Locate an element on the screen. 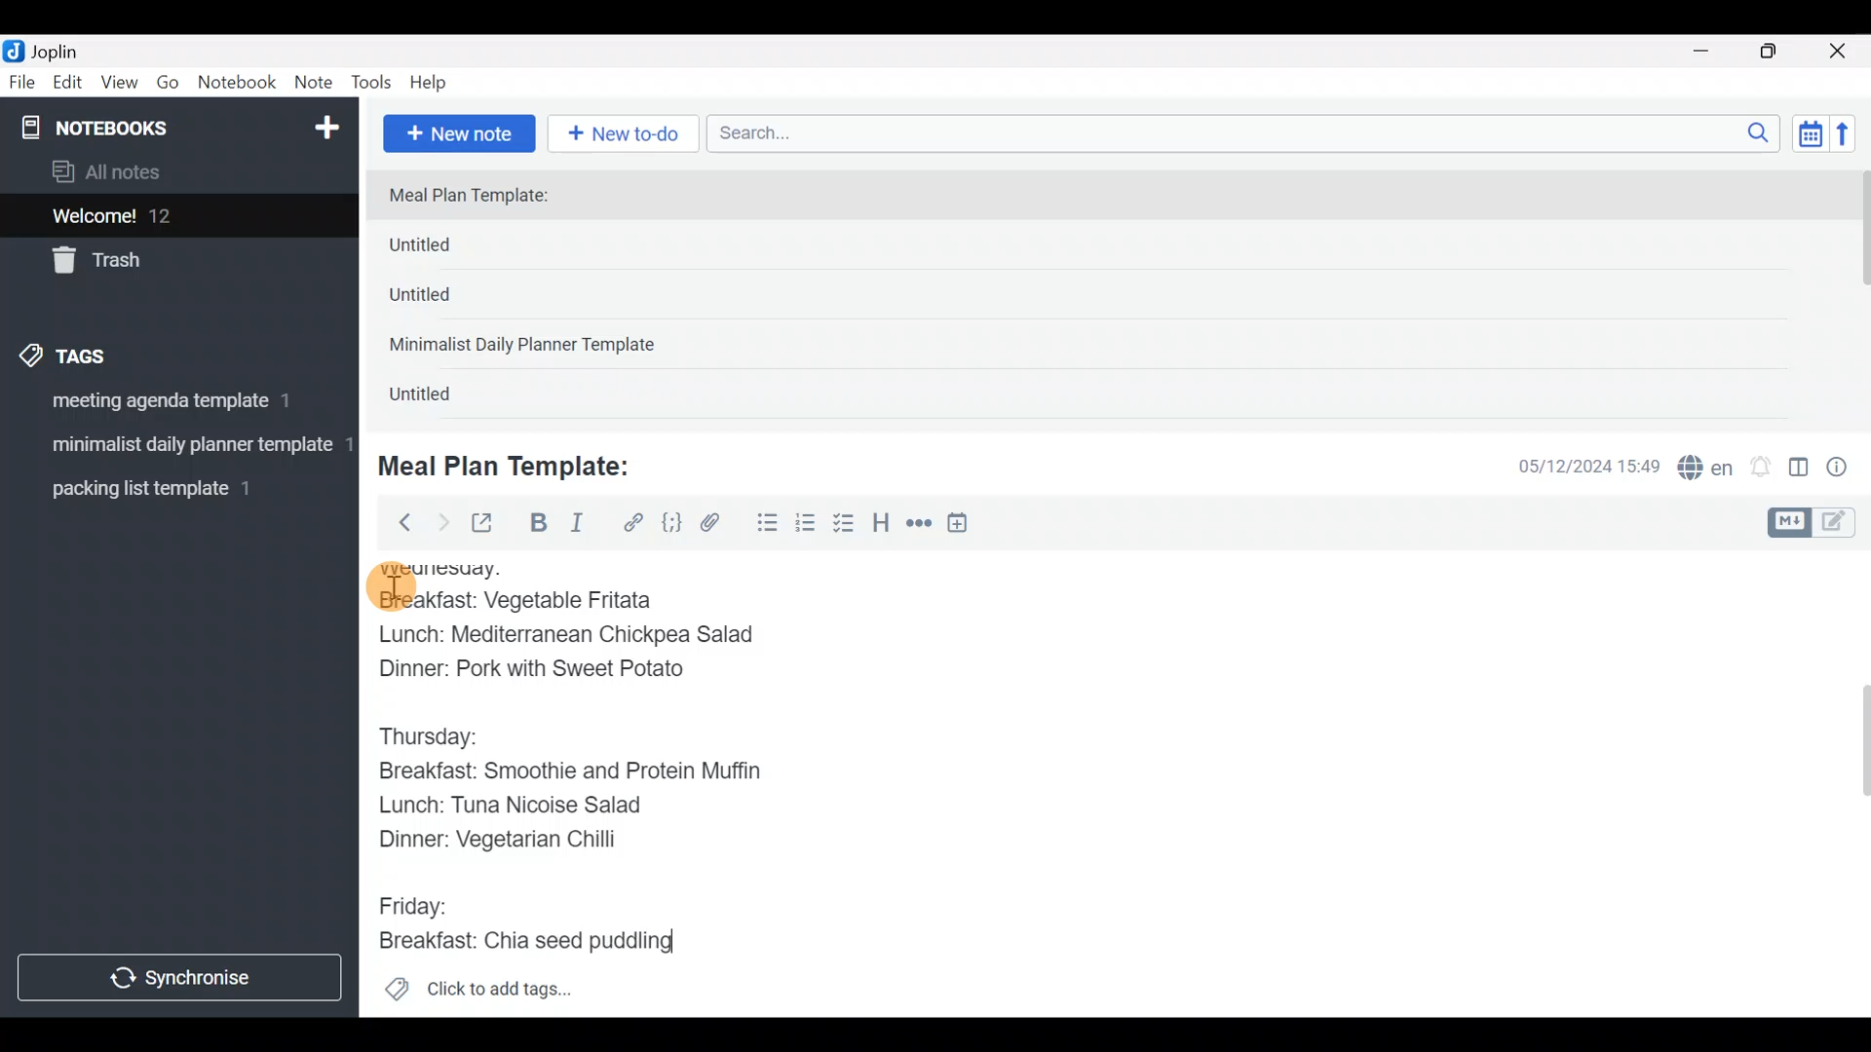 The width and height of the screenshot is (1871, 1052). Go is located at coordinates (168, 87).